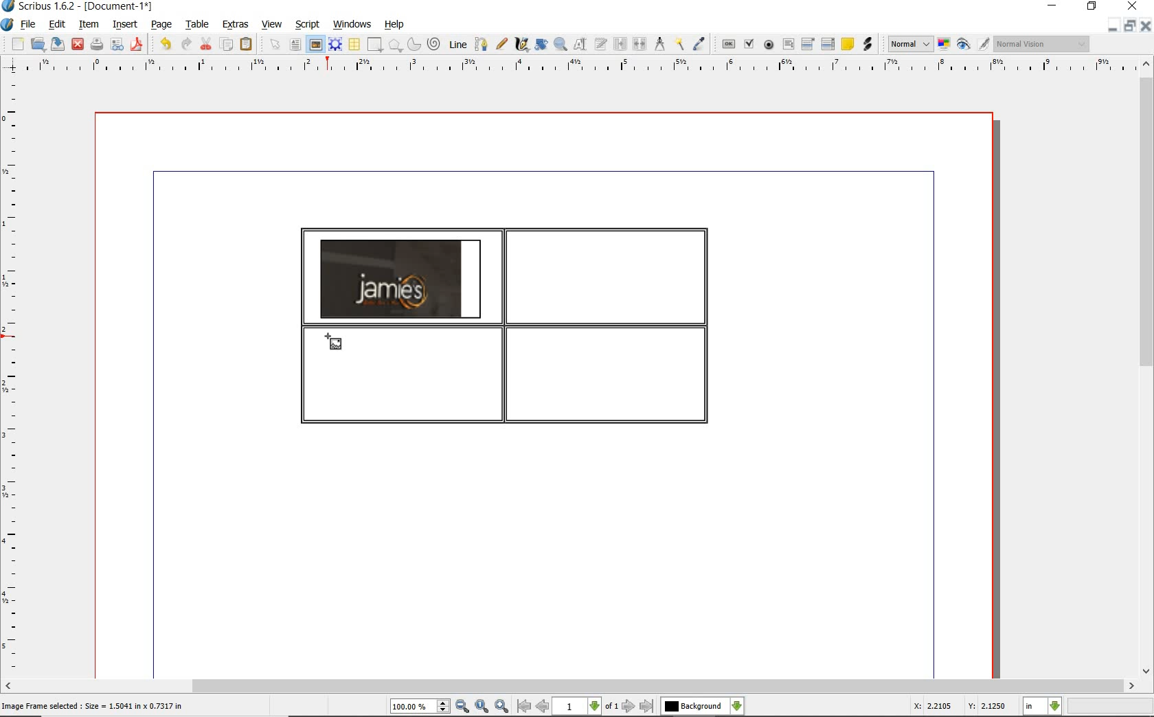 This screenshot has width=1154, height=717. Describe the element at coordinates (396, 46) in the screenshot. I see `shape` at that location.